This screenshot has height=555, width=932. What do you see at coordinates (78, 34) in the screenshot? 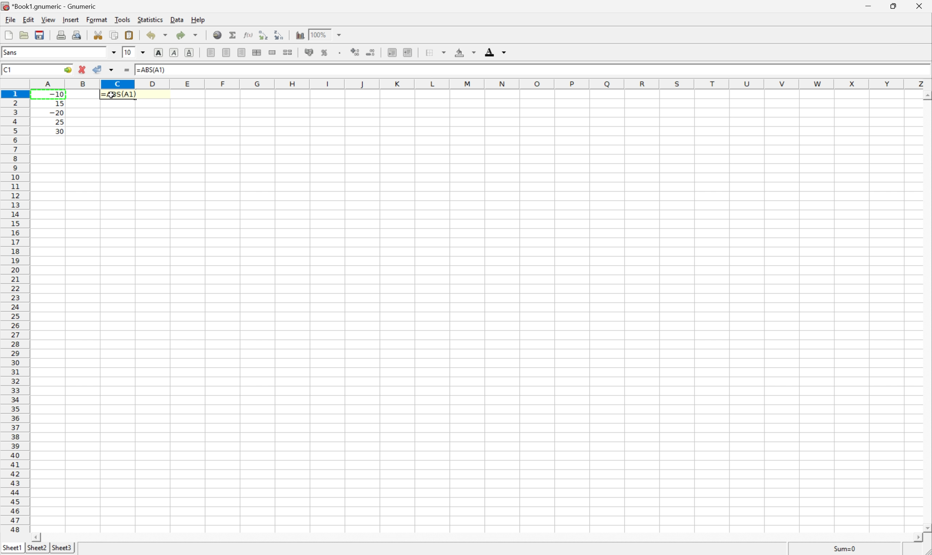
I see `Print preview` at bounding box center [78, 34].